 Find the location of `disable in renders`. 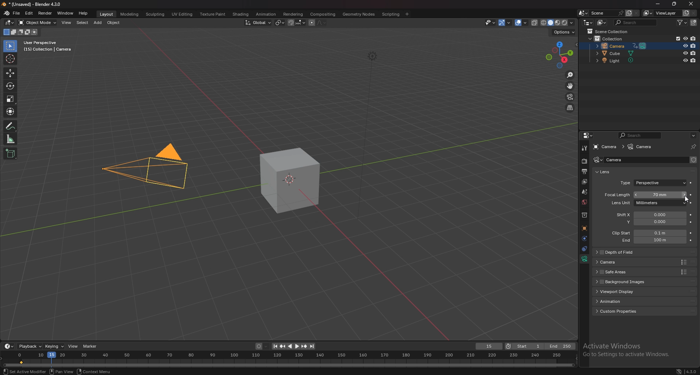

disable in renders is located at coordinates (693, 61).